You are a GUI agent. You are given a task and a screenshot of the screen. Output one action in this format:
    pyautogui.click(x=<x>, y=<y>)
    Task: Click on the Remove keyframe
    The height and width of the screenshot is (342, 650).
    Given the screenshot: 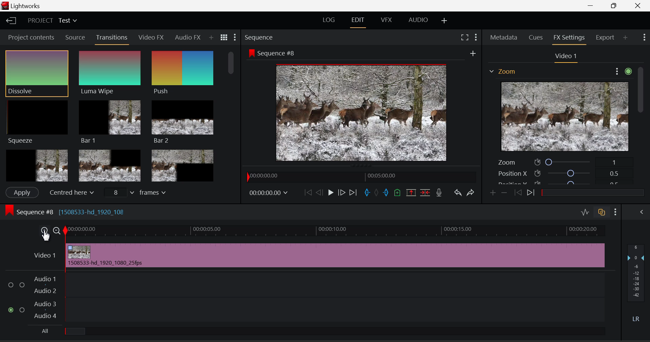 What is the action you would take?
    pyautogui.click(x=505, y=192)
    